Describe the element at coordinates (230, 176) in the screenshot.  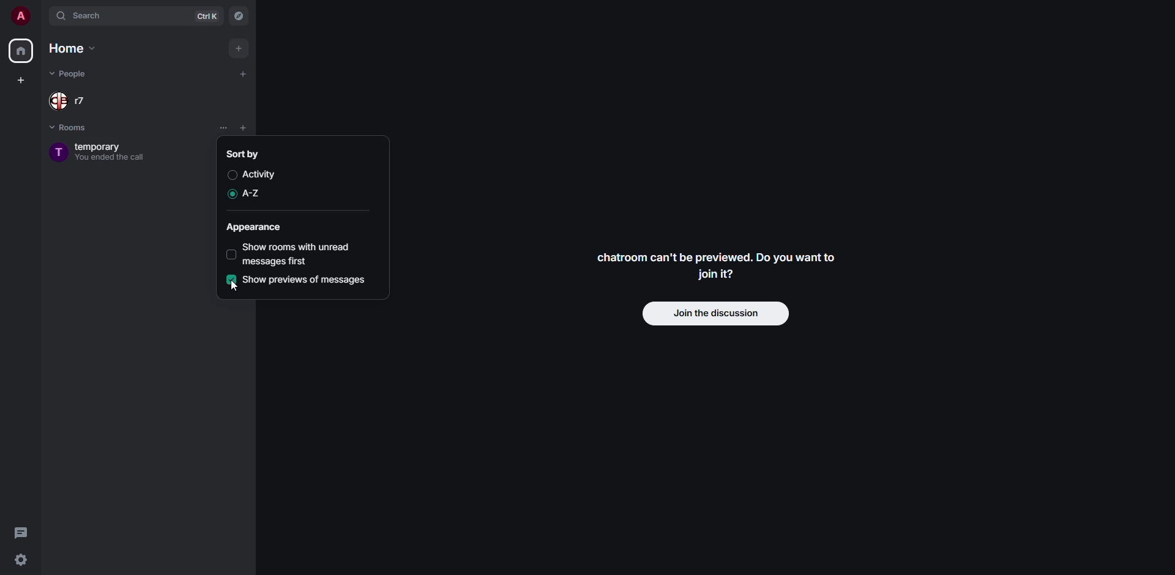
I see `disabled` at that location.